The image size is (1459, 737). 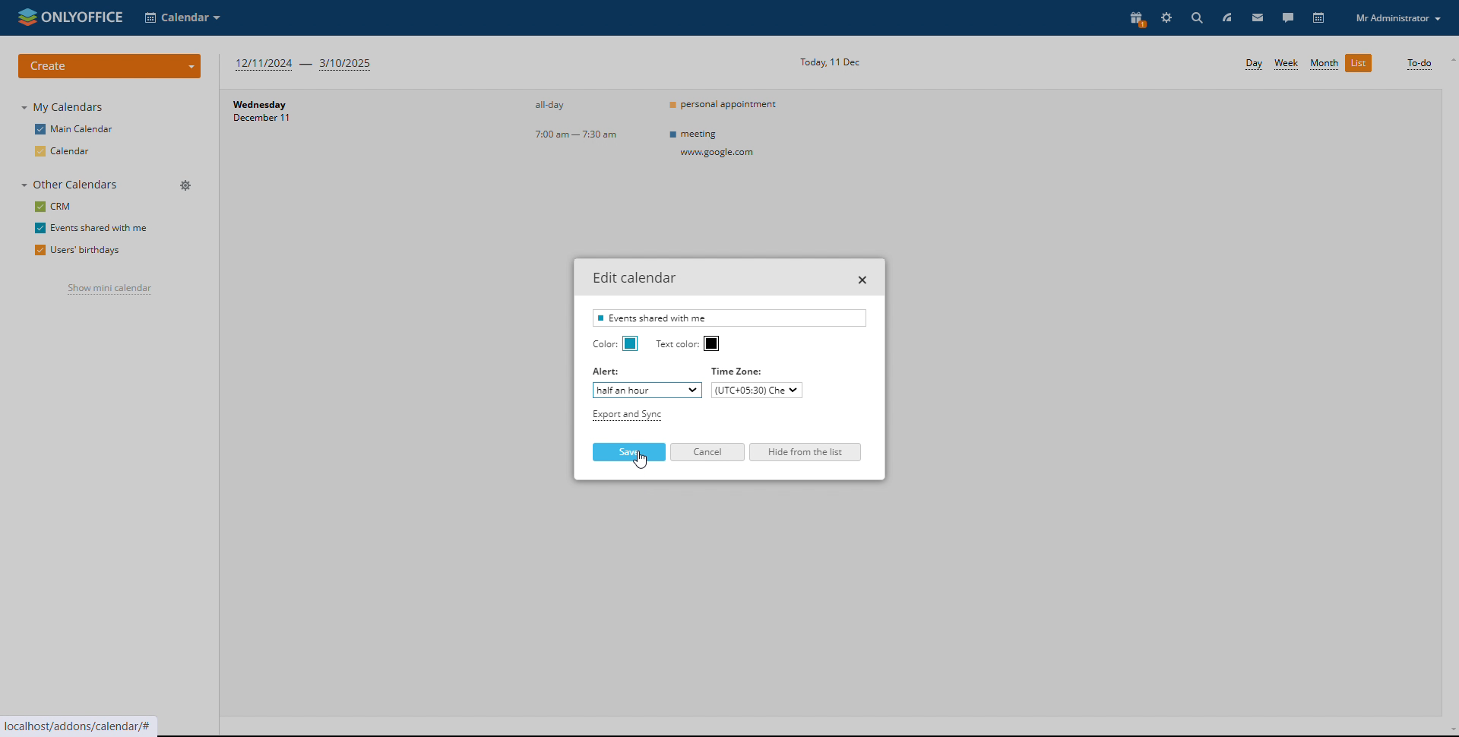 I want to click on calednar name, so click(x=729, y=318).